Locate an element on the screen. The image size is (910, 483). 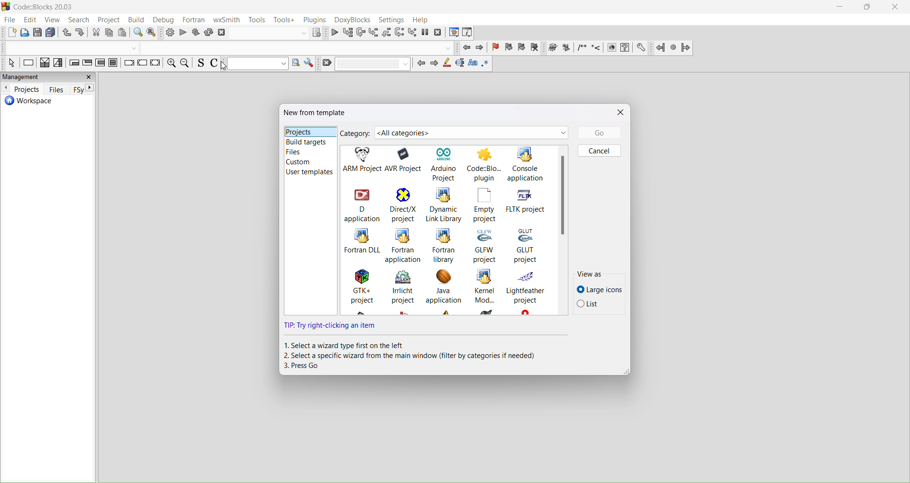
next line is located at coordinates (360, 32).